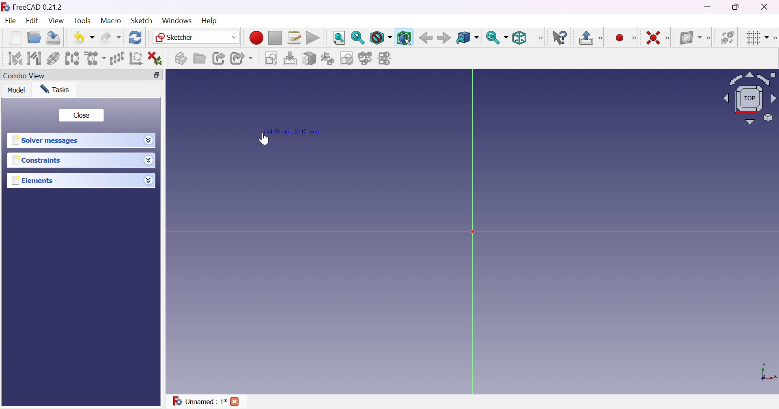 This screenshot has width=779, height=409. I want to click on Unnamed : 1*, so click(199, 401).